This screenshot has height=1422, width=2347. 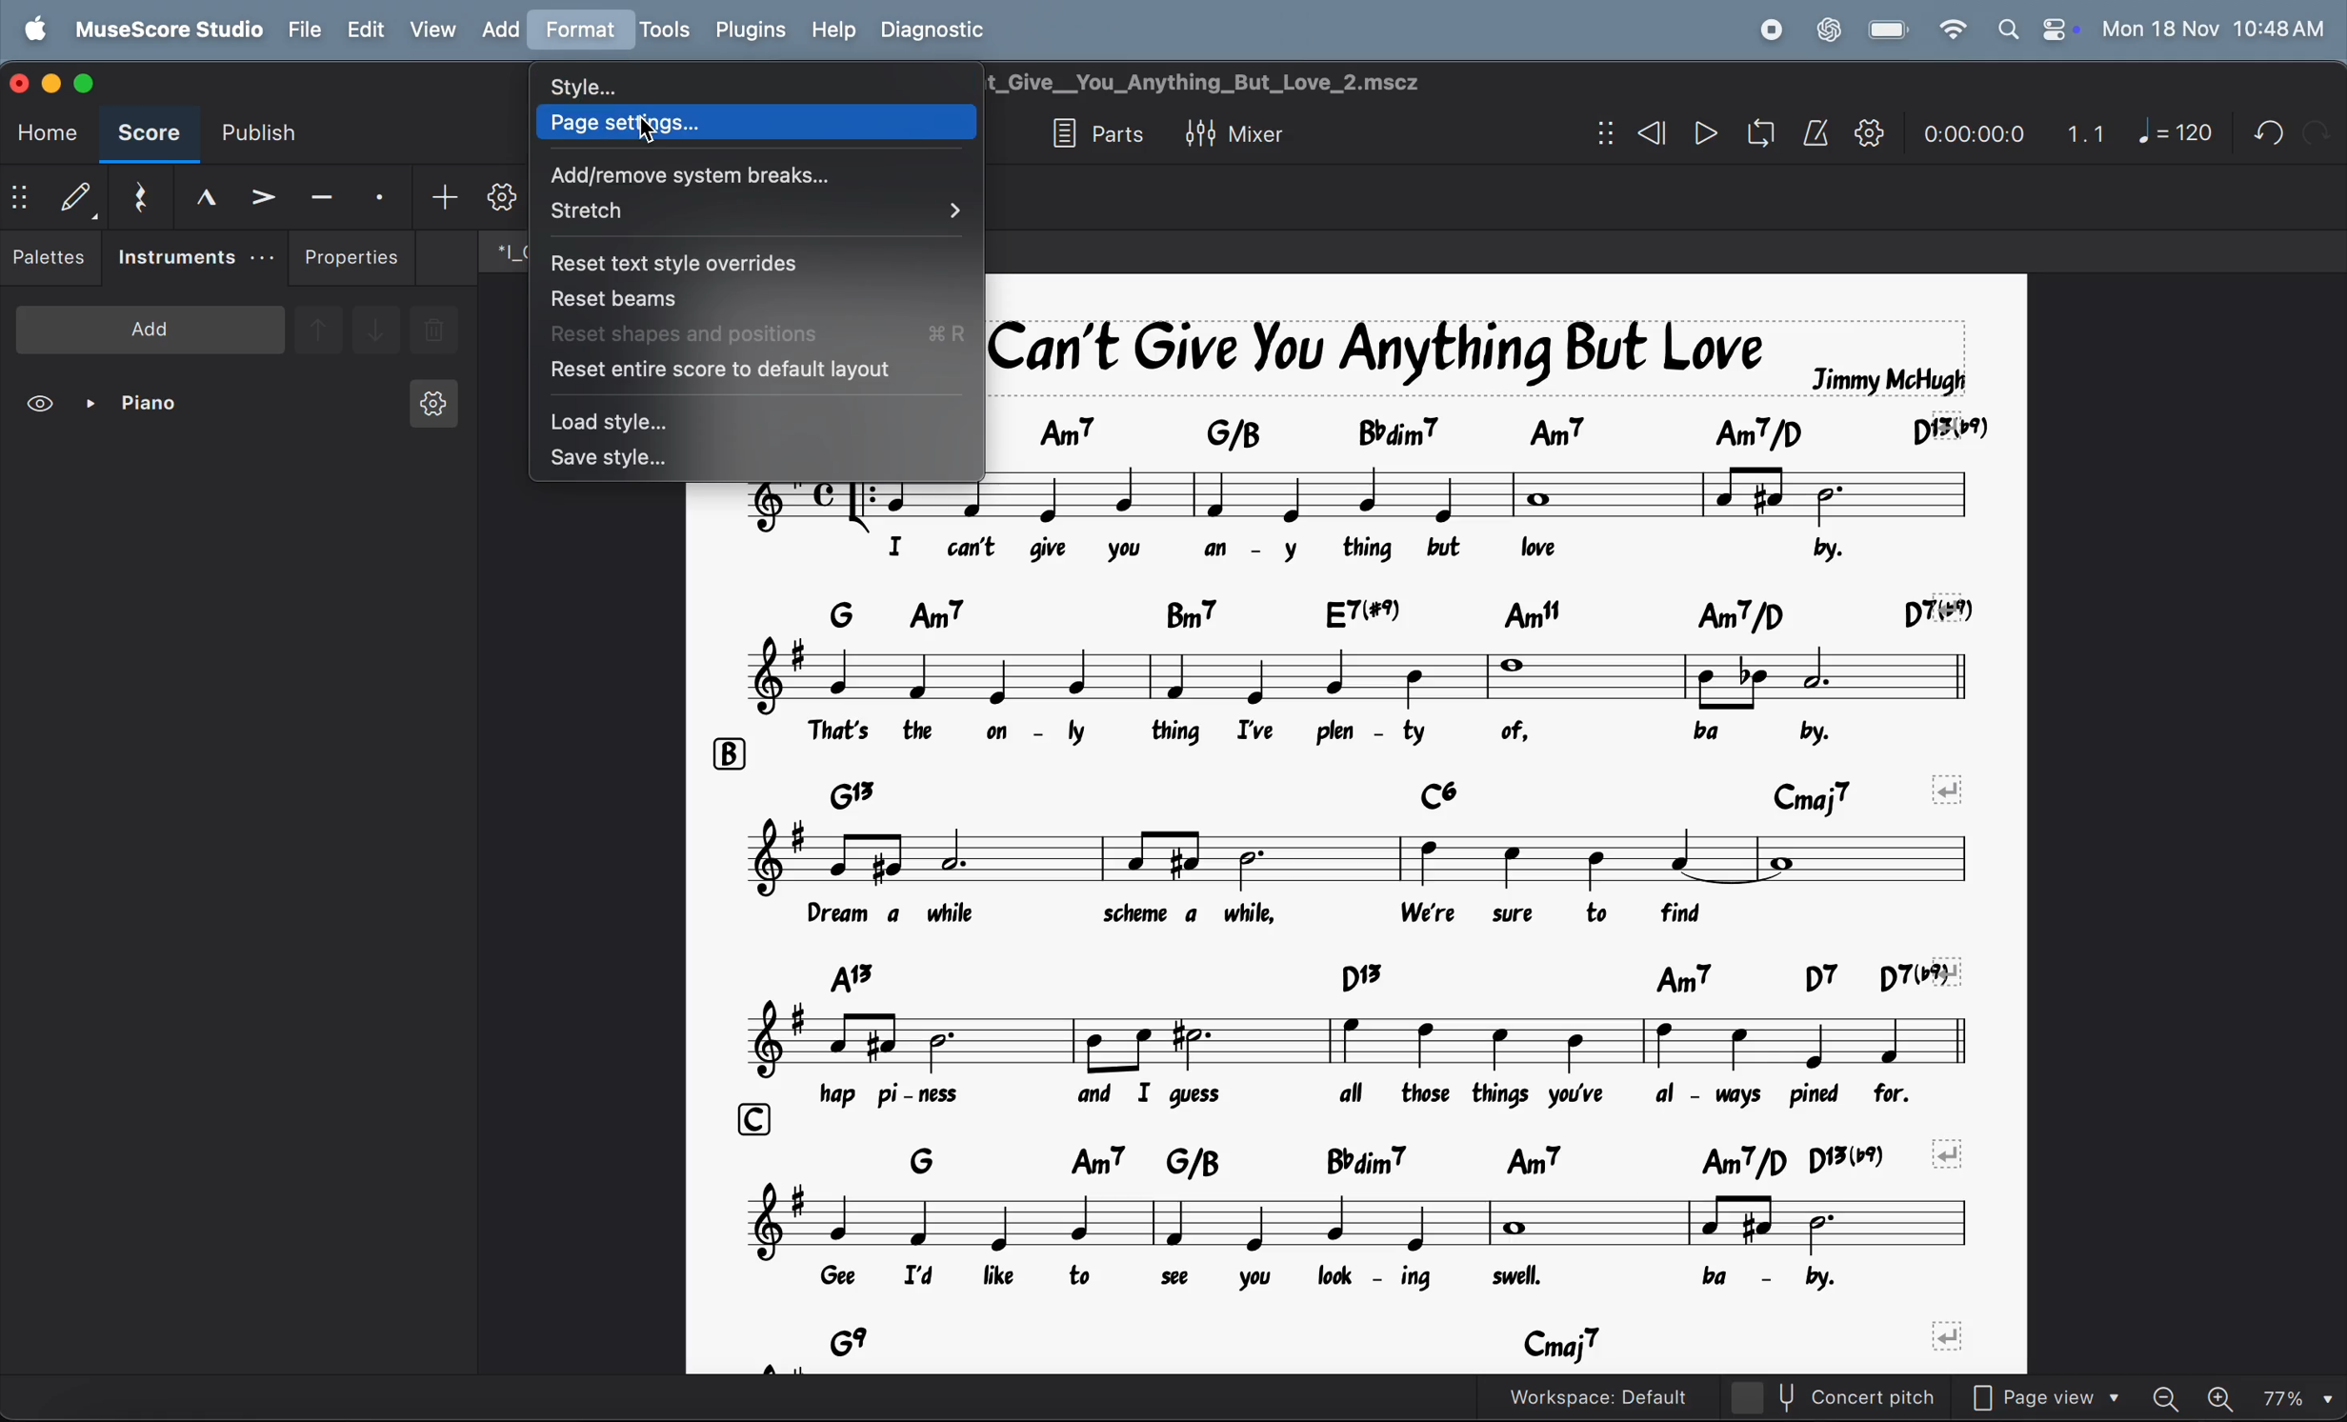 What do you see at coordinates (1734, 136) in the screenshot?
I see `loop playback` at bounding box center [1734, 136].